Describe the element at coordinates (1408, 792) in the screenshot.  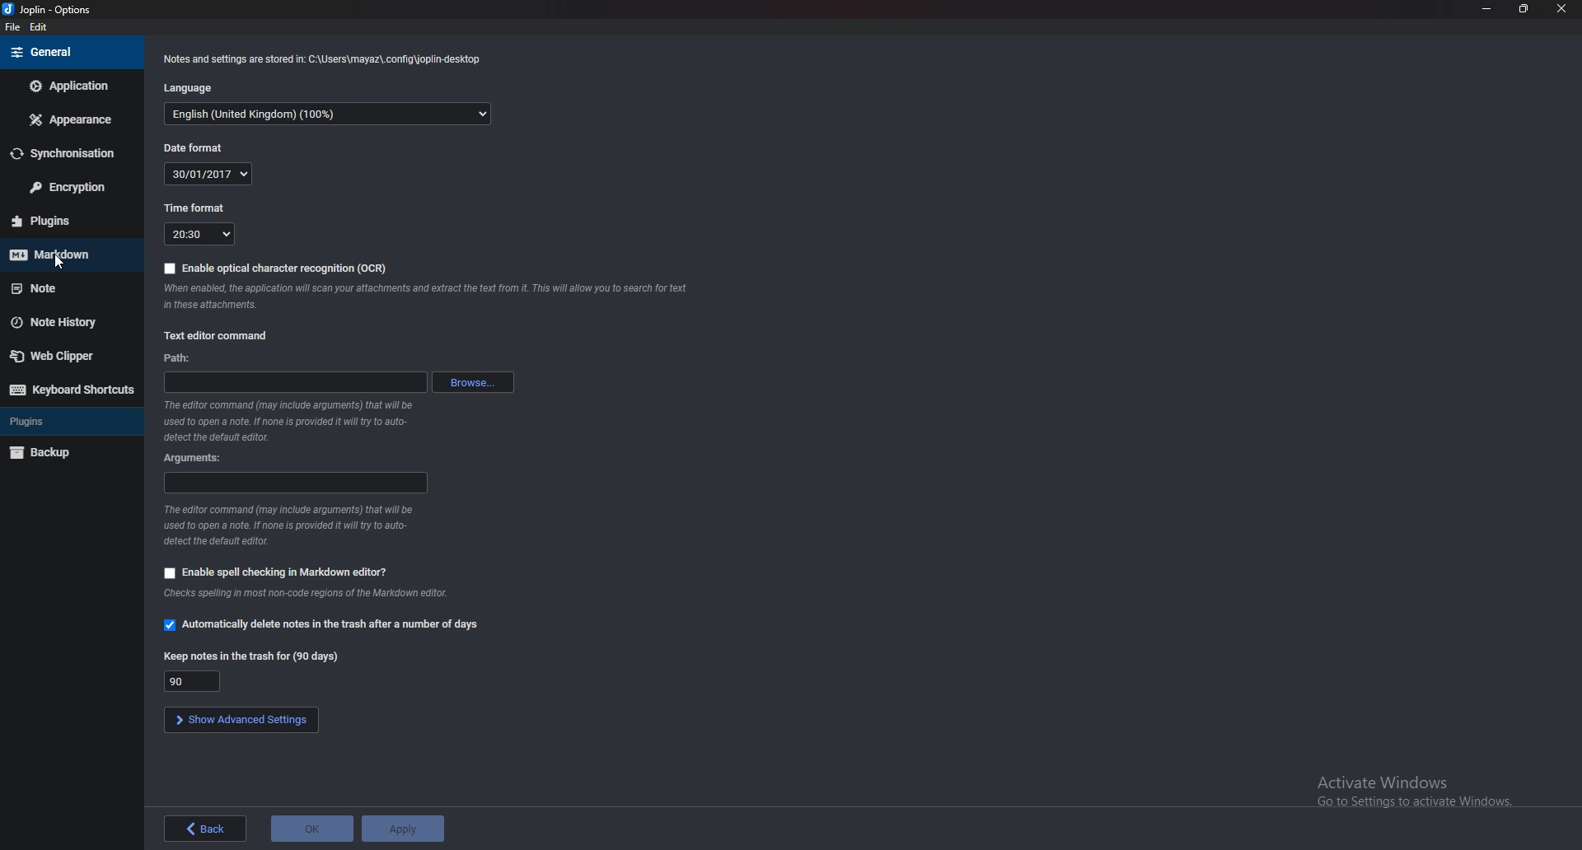
I see `Activate Windows
Go to Settings to activate Windows.` at that location.